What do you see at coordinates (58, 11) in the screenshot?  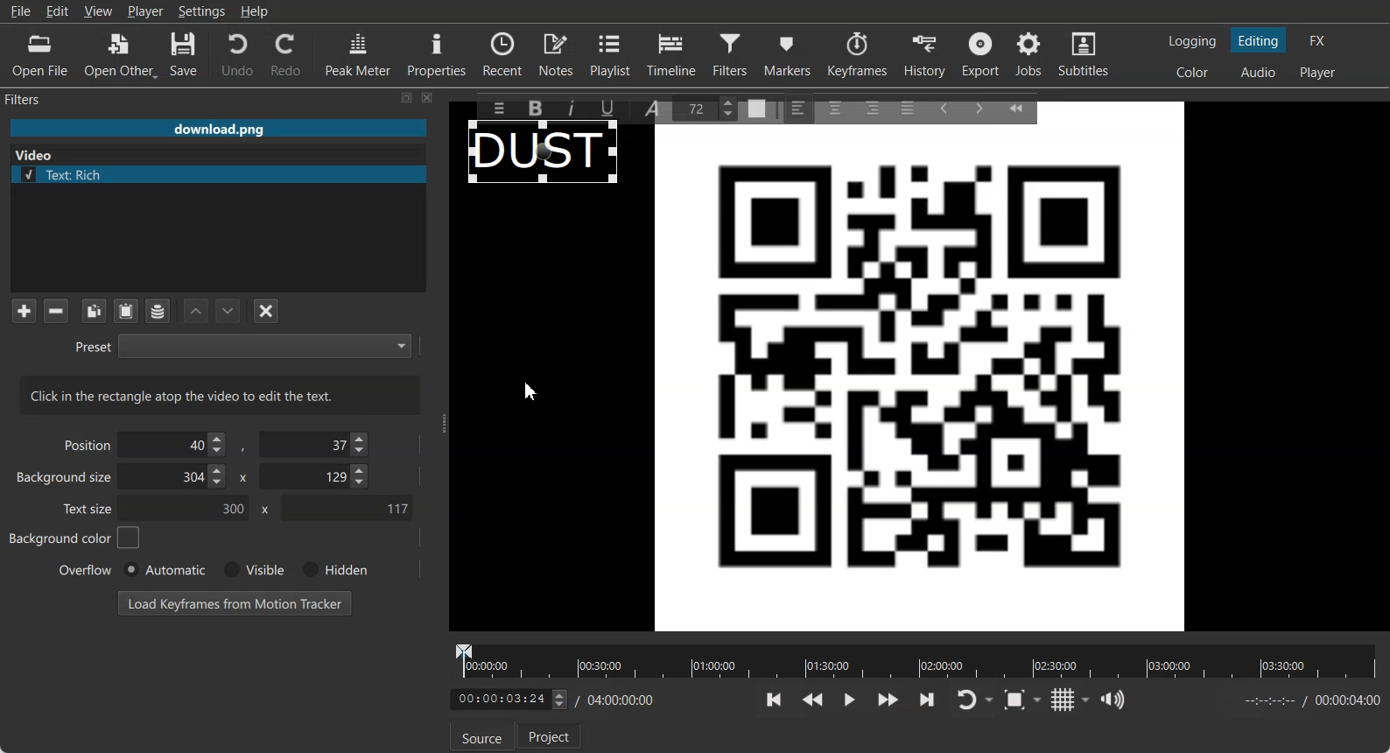 I see `Edit` at bounding box center [58, 11].